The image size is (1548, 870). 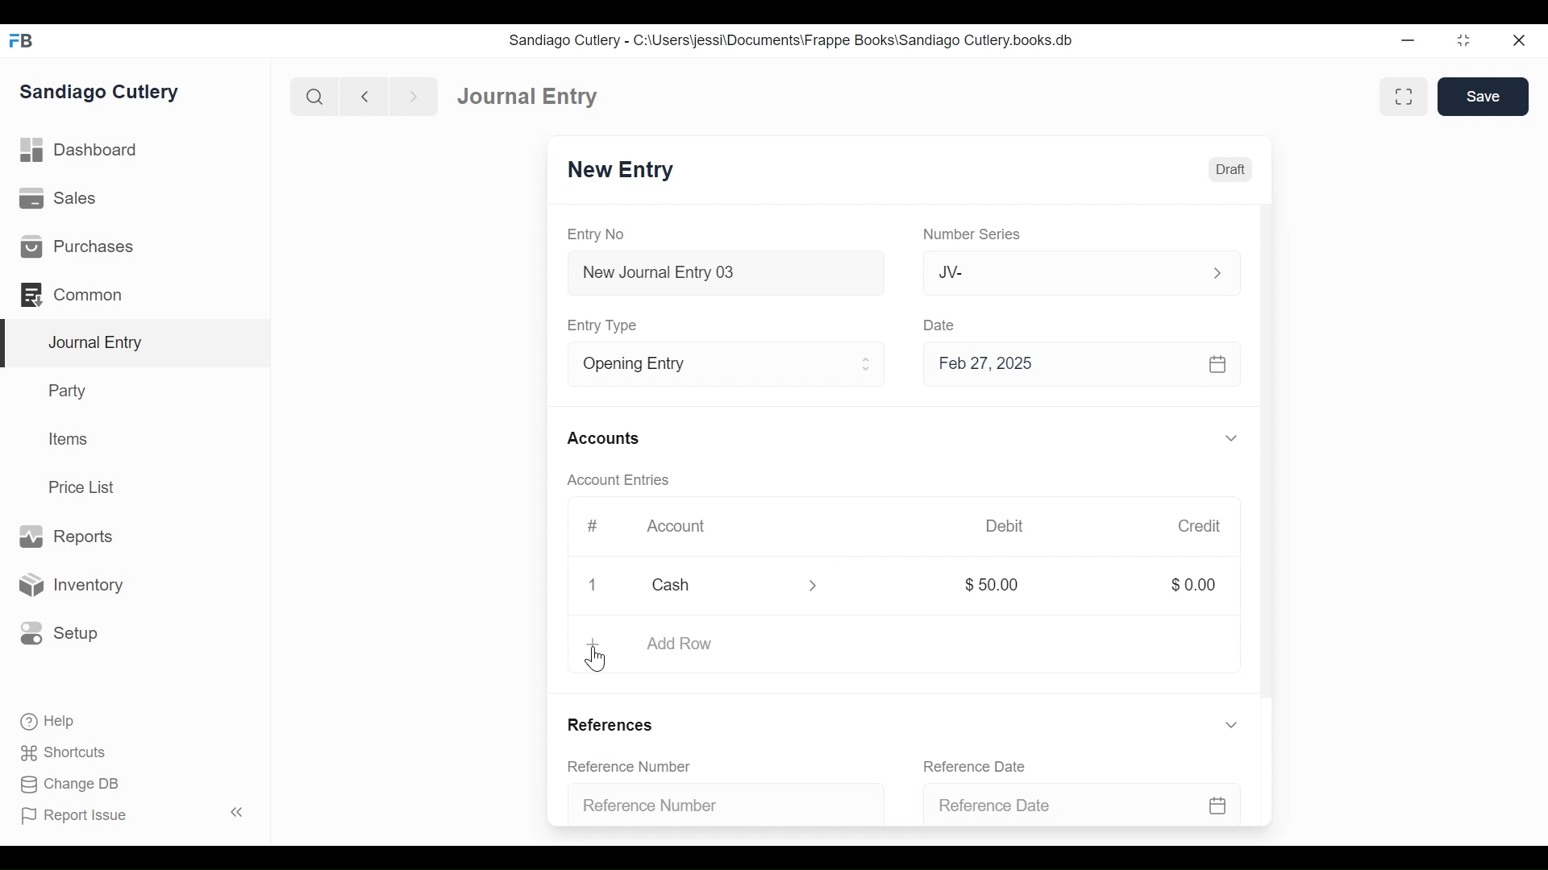 I want to click on Journal Entry, so click(x=530, y=97).